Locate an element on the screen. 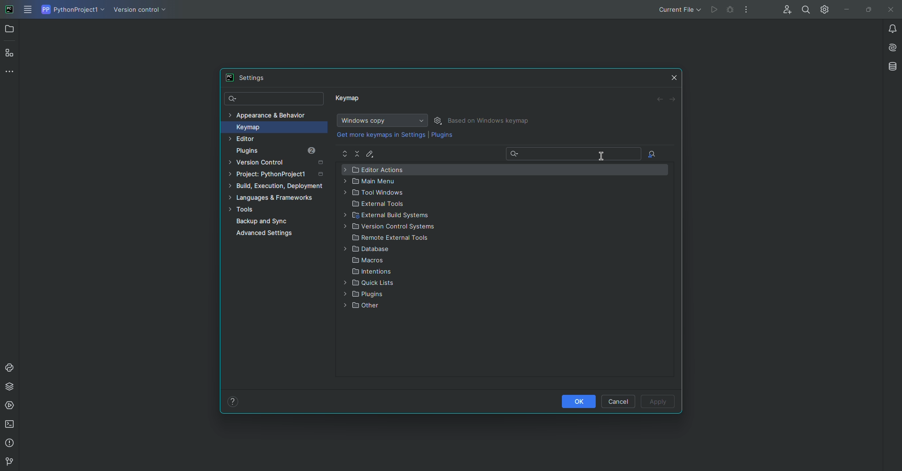 The image size is (902, 471). Version Control is located at coordinates (279, 164).